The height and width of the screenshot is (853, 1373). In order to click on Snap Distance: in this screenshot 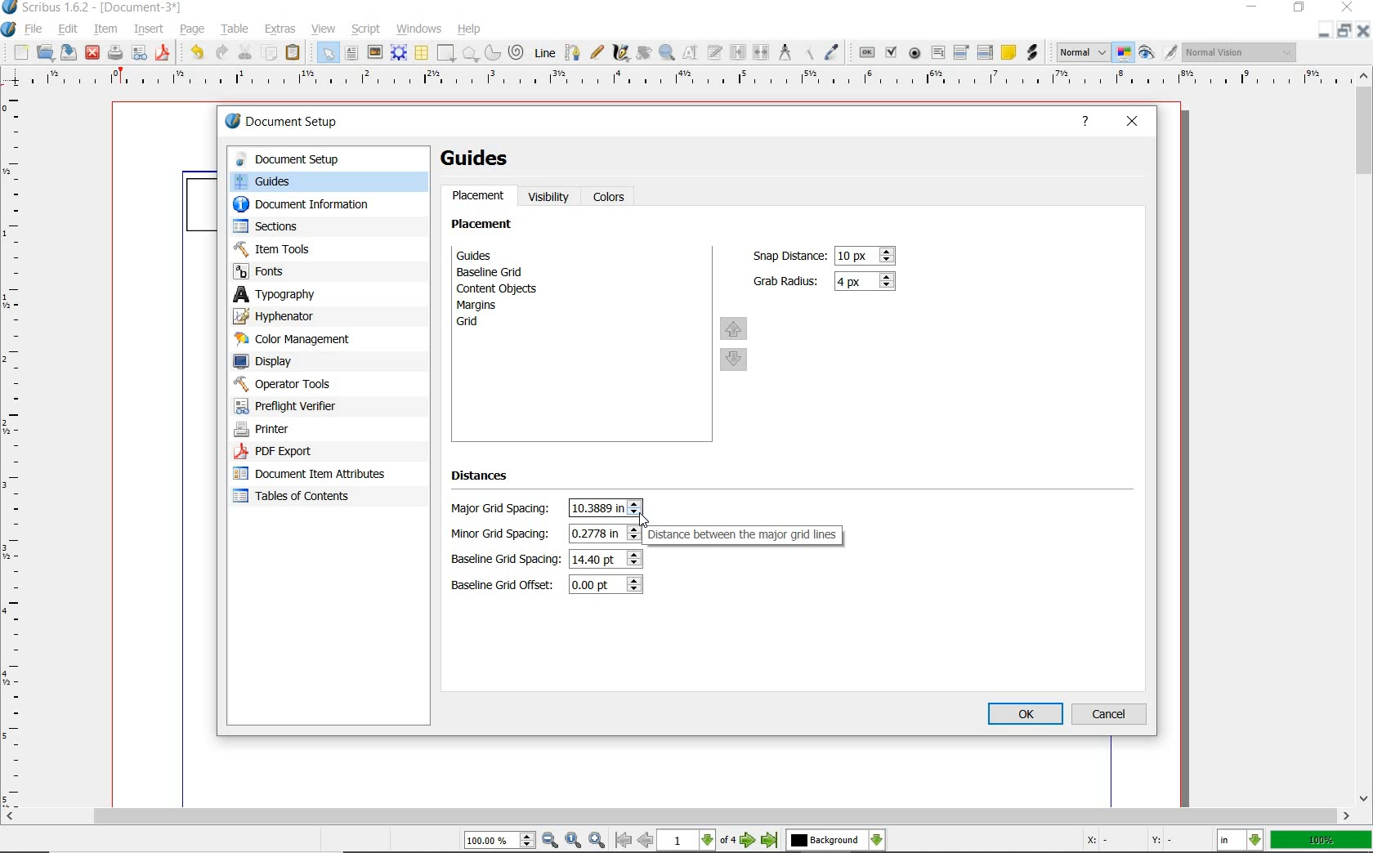, I will do `click(787, 256)`.